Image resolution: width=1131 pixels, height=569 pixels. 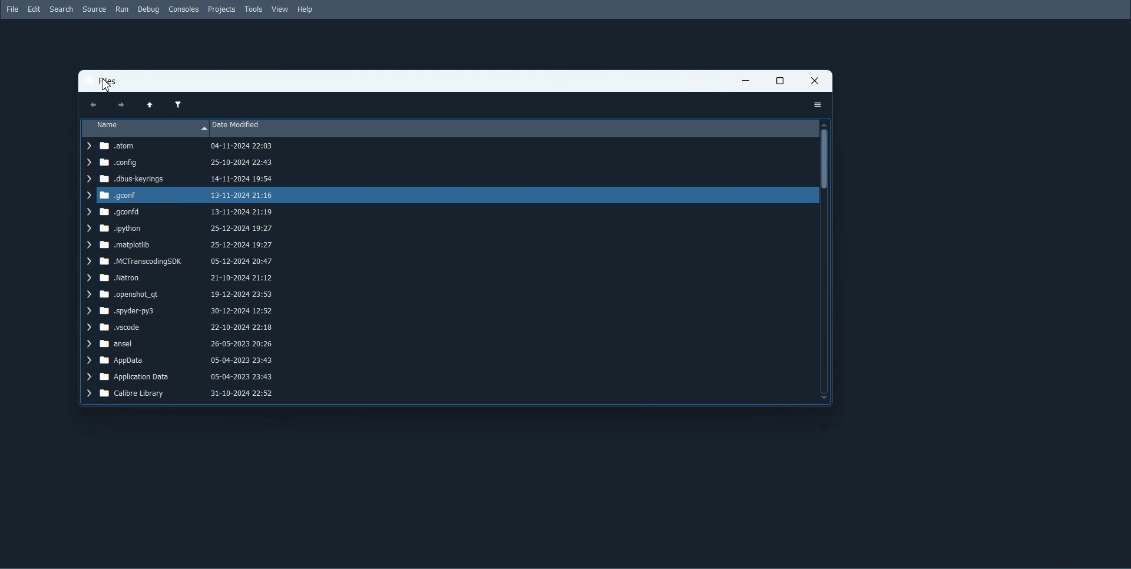 I want to click on Options, so click(x=818, y=105).